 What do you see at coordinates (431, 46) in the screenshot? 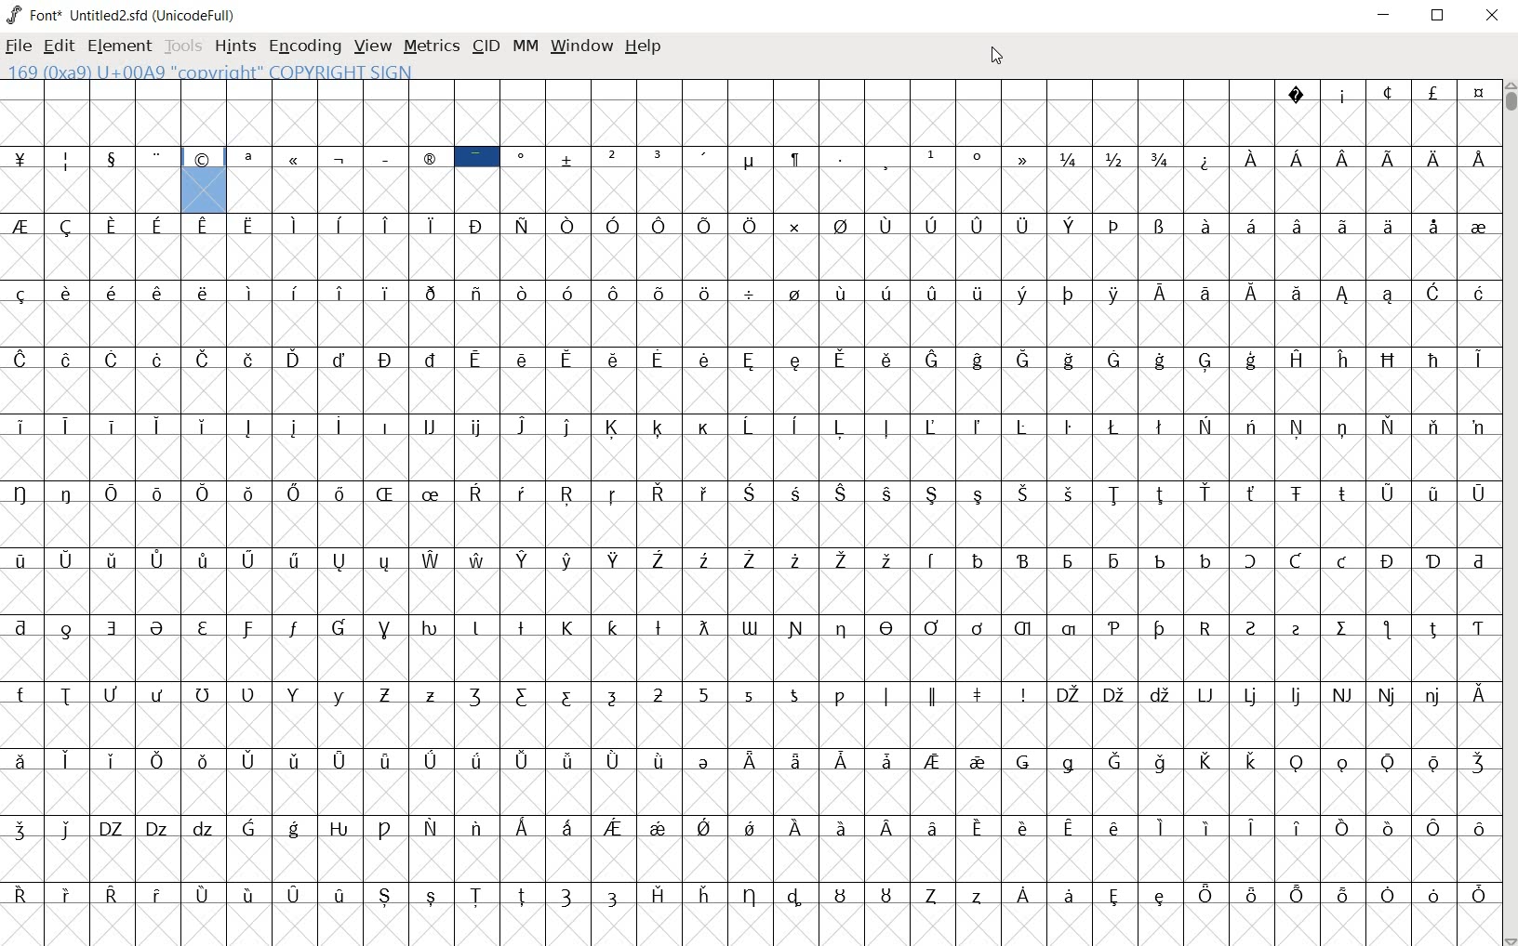
I see `metrics` at bounding box center [431, 46].